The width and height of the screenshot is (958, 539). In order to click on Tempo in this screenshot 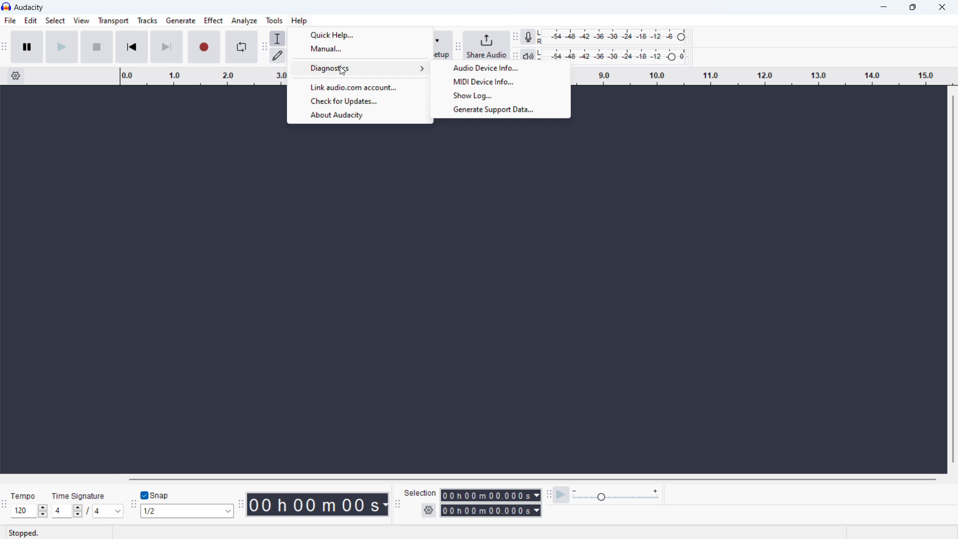, I will do `click(23, 496)`.